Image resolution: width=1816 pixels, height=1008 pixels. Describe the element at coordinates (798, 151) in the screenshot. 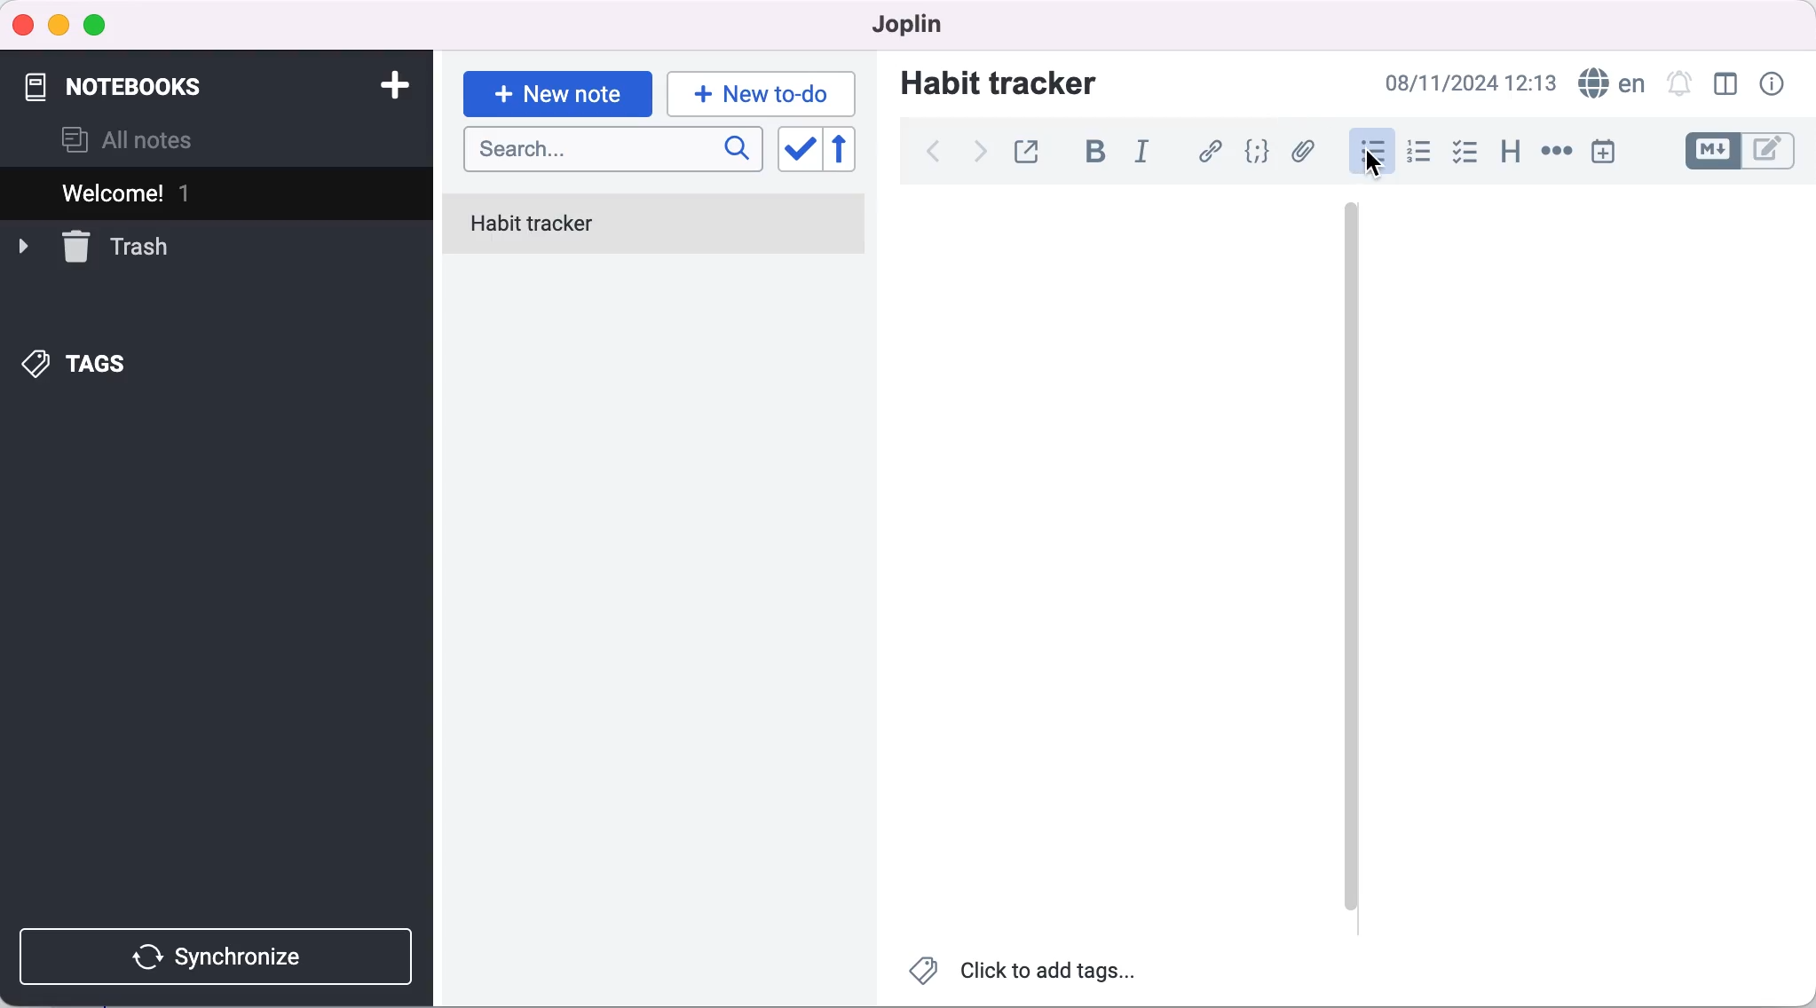

I see `toggle sort order field` at that location.